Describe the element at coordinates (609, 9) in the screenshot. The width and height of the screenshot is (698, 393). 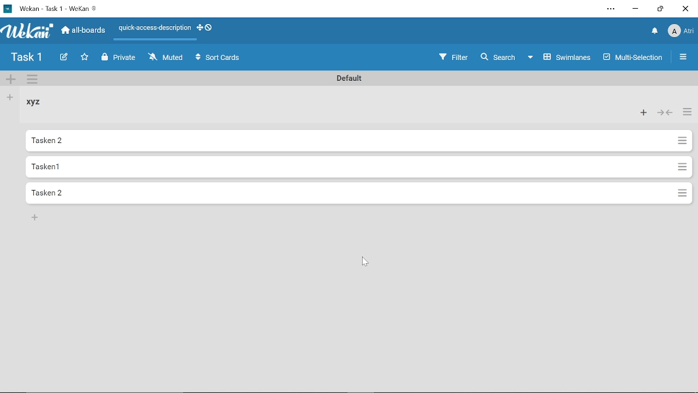
I see `Settings and more` at that location.